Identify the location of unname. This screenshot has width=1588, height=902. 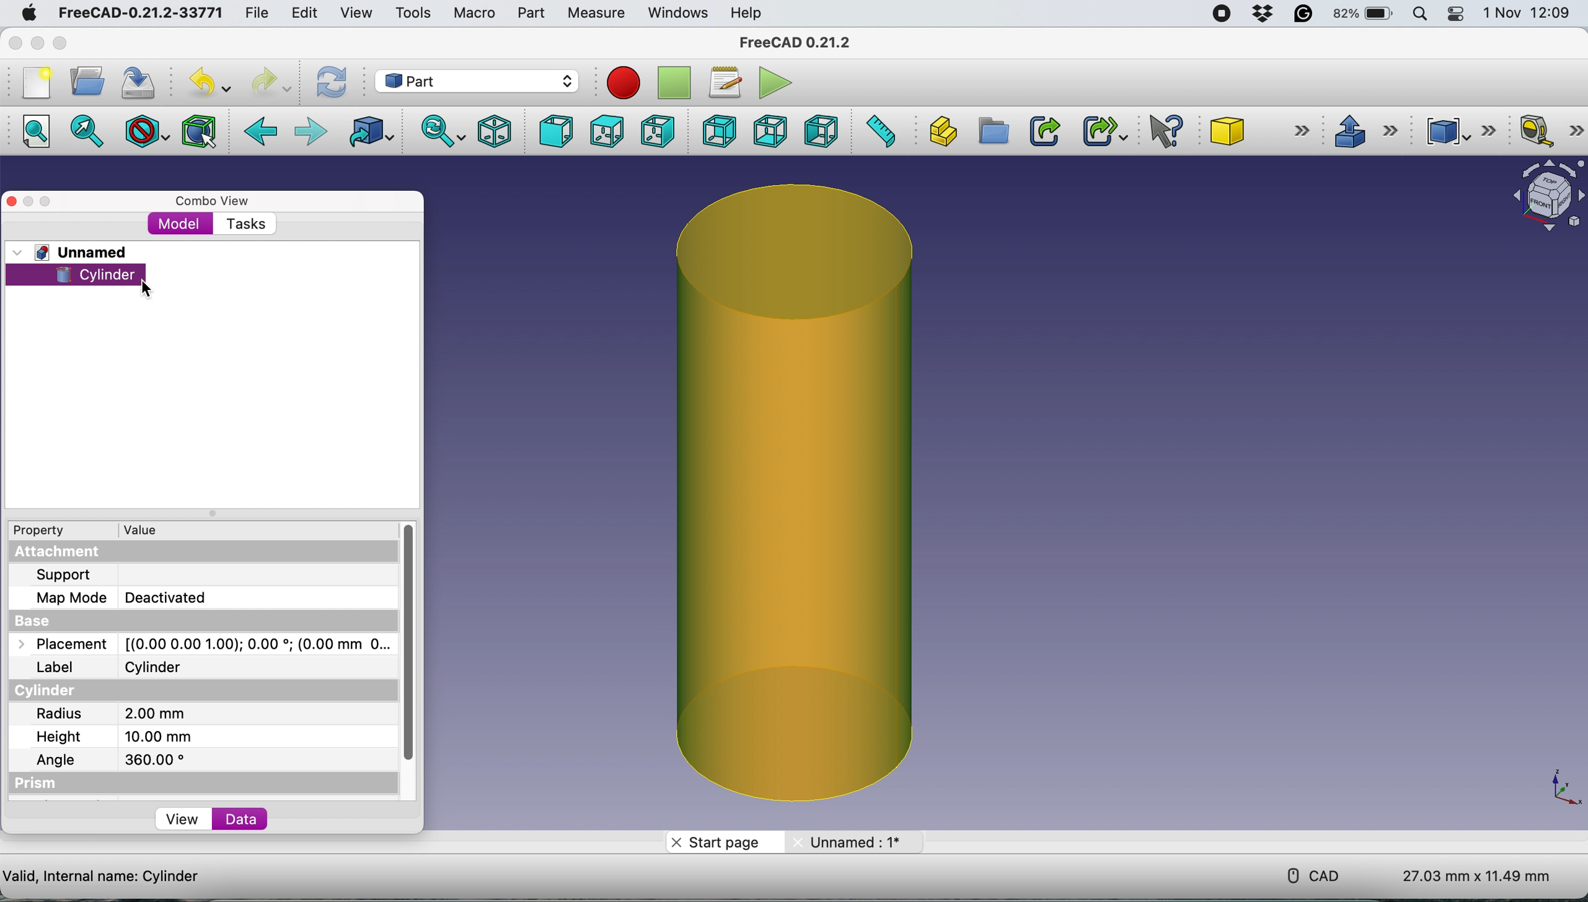
(851, 843).